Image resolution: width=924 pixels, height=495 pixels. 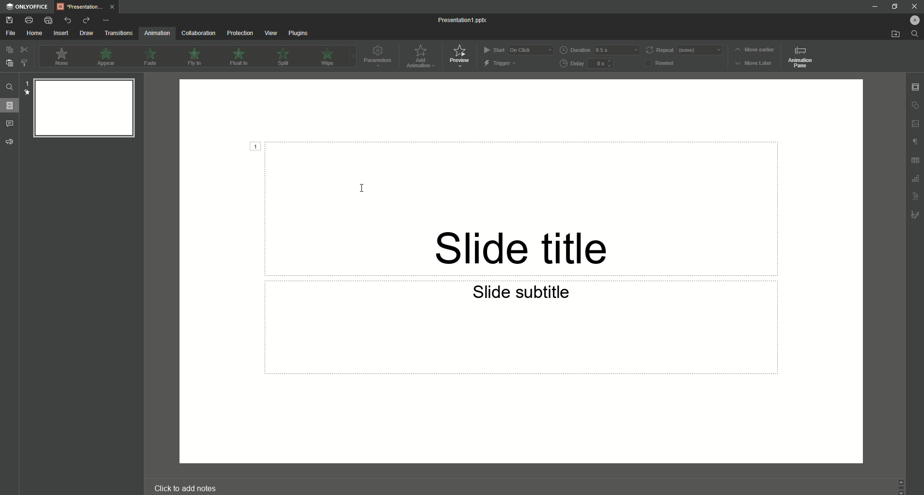 I want to click on Draw, so click(x=87, y=33).